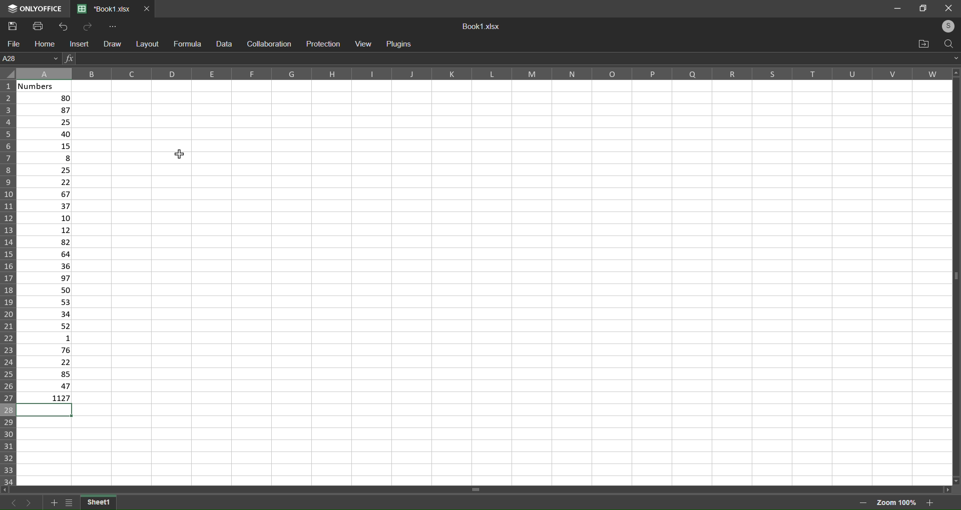 The image size is (961, 510). Describe the element at coordinates (14, 25) in the screenshot. I see `Save` at that location.